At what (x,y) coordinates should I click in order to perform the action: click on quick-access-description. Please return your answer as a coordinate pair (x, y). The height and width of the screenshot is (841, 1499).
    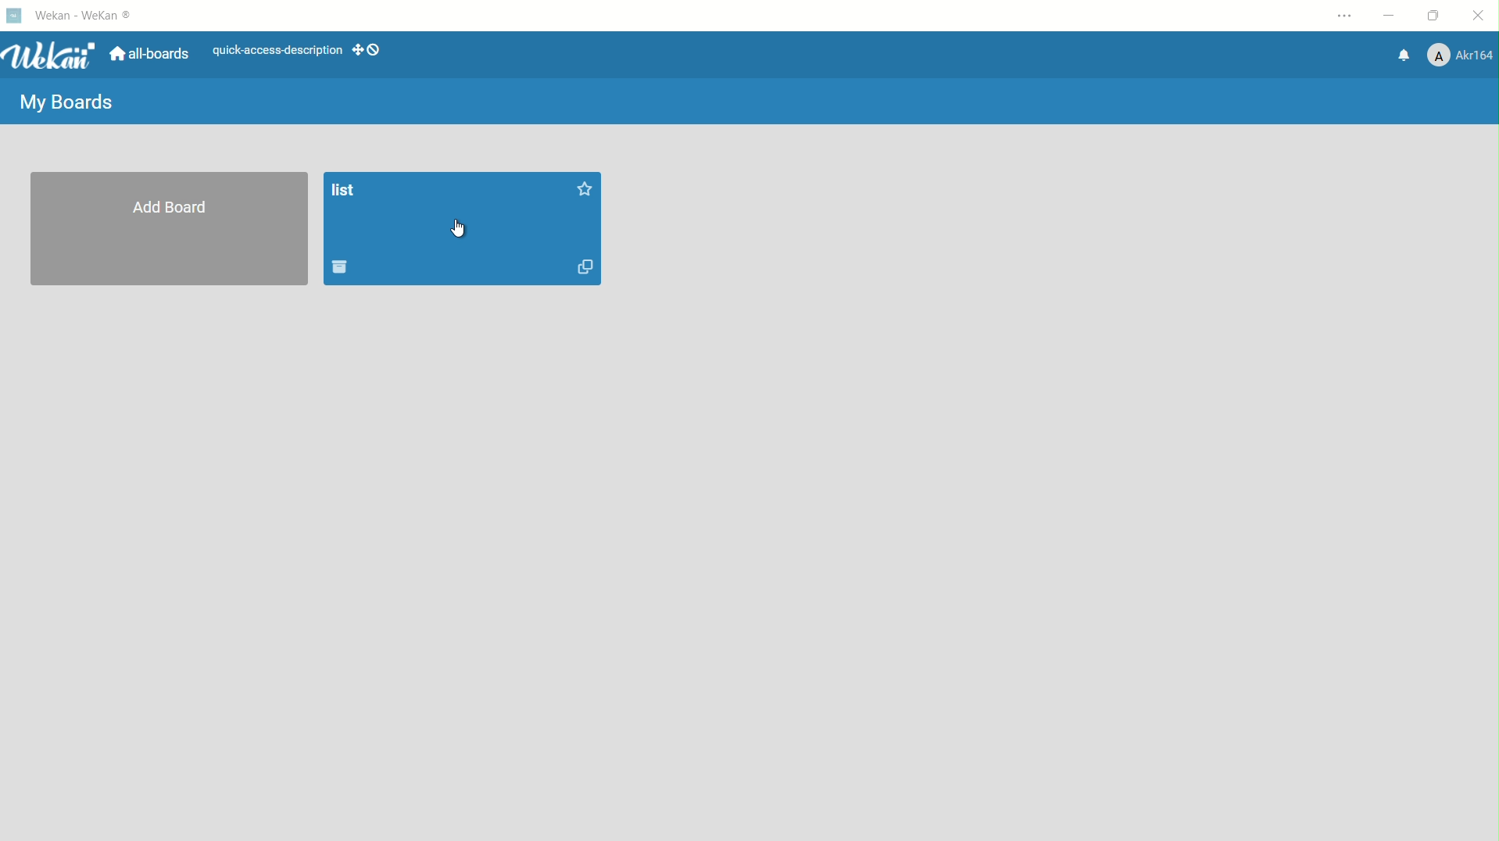
    Looking at the image, I should click on (279, 52).